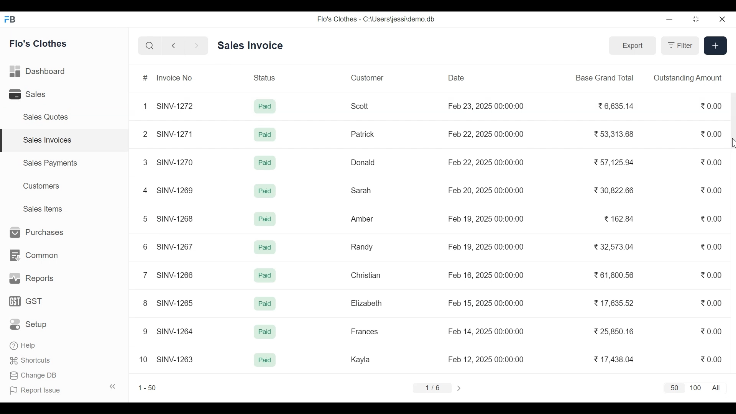  Describe the element at coordinates (688, 77) in the screenshot. I see `Outstanding Amount` at that location.